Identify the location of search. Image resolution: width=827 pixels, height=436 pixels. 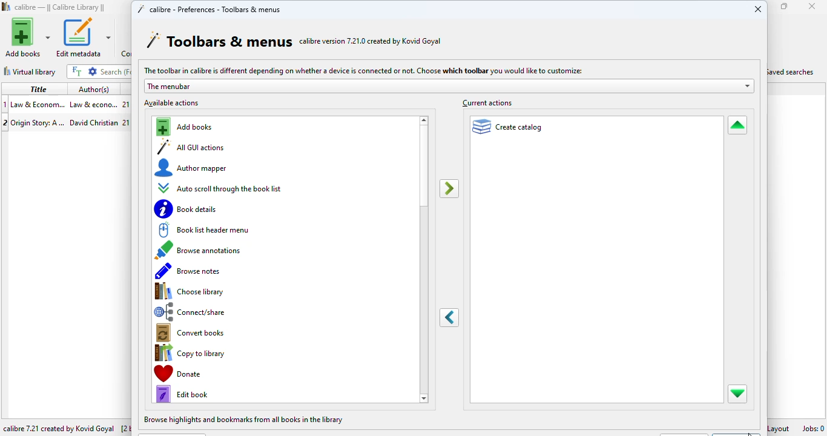
(114, 71).